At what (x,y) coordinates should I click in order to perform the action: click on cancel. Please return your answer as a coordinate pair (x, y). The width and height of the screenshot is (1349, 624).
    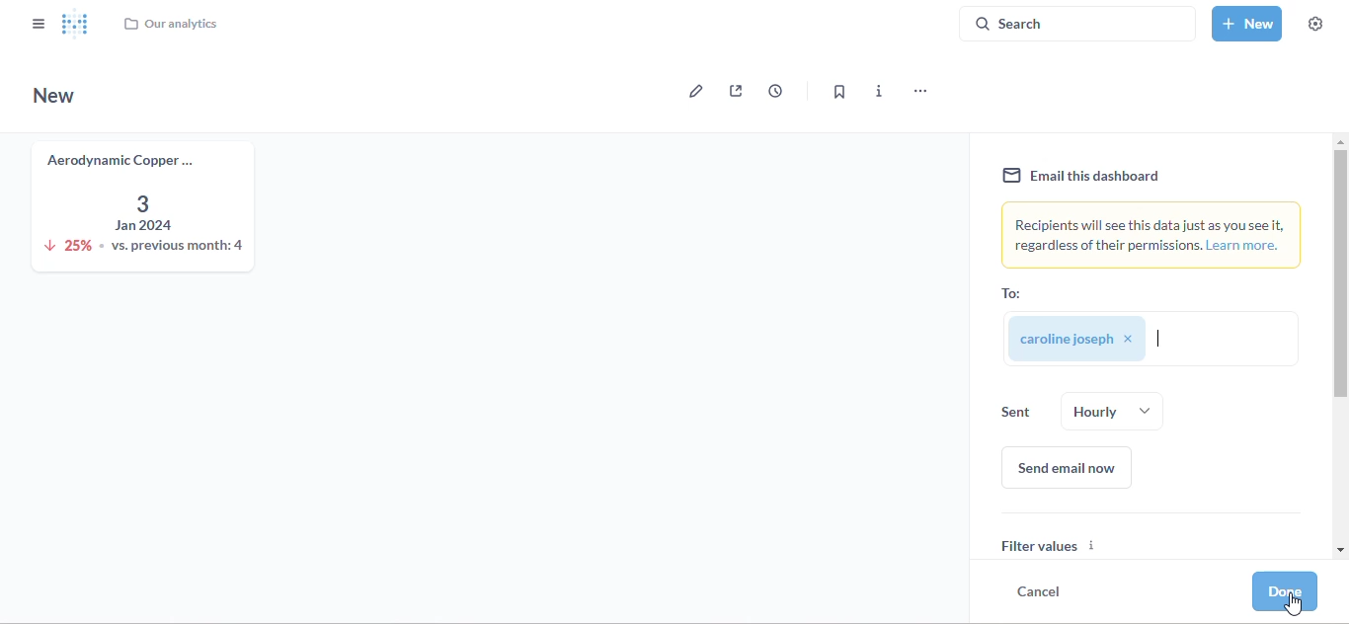
    Looking at the image, I should click on (1039, 590).